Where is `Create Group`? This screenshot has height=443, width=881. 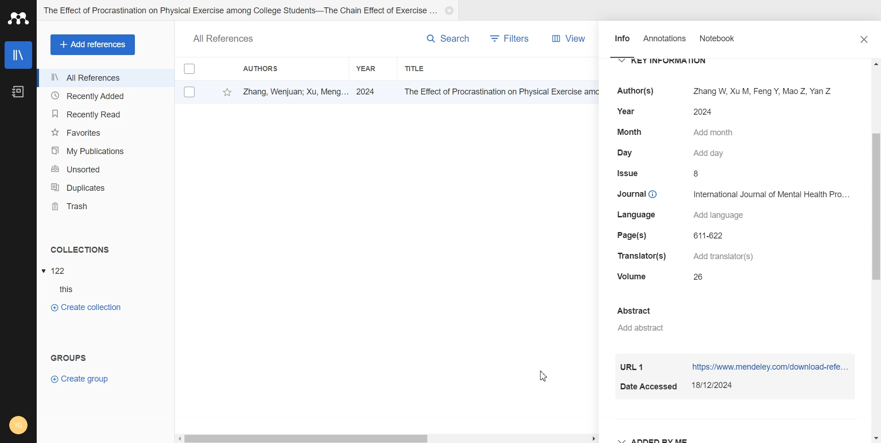 Create Group is located at coordinates (86, 379).